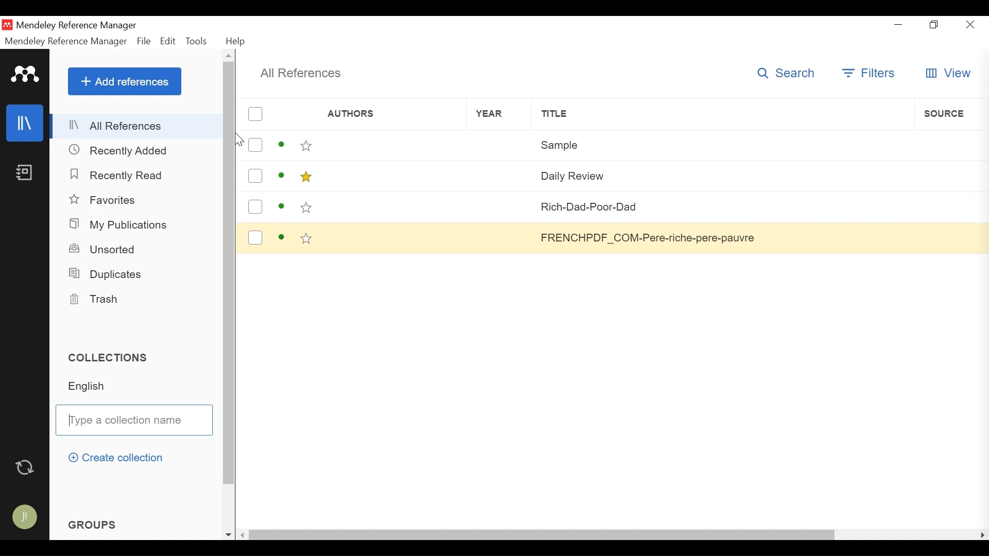  Describe the element at coordinates (305, 177) in the screenshot. I see `Toggle favorites` at that location.